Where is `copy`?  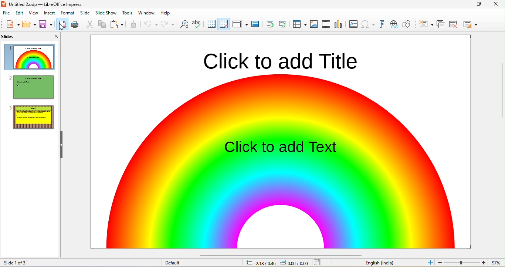
copy is located at coordinates (102, 24).